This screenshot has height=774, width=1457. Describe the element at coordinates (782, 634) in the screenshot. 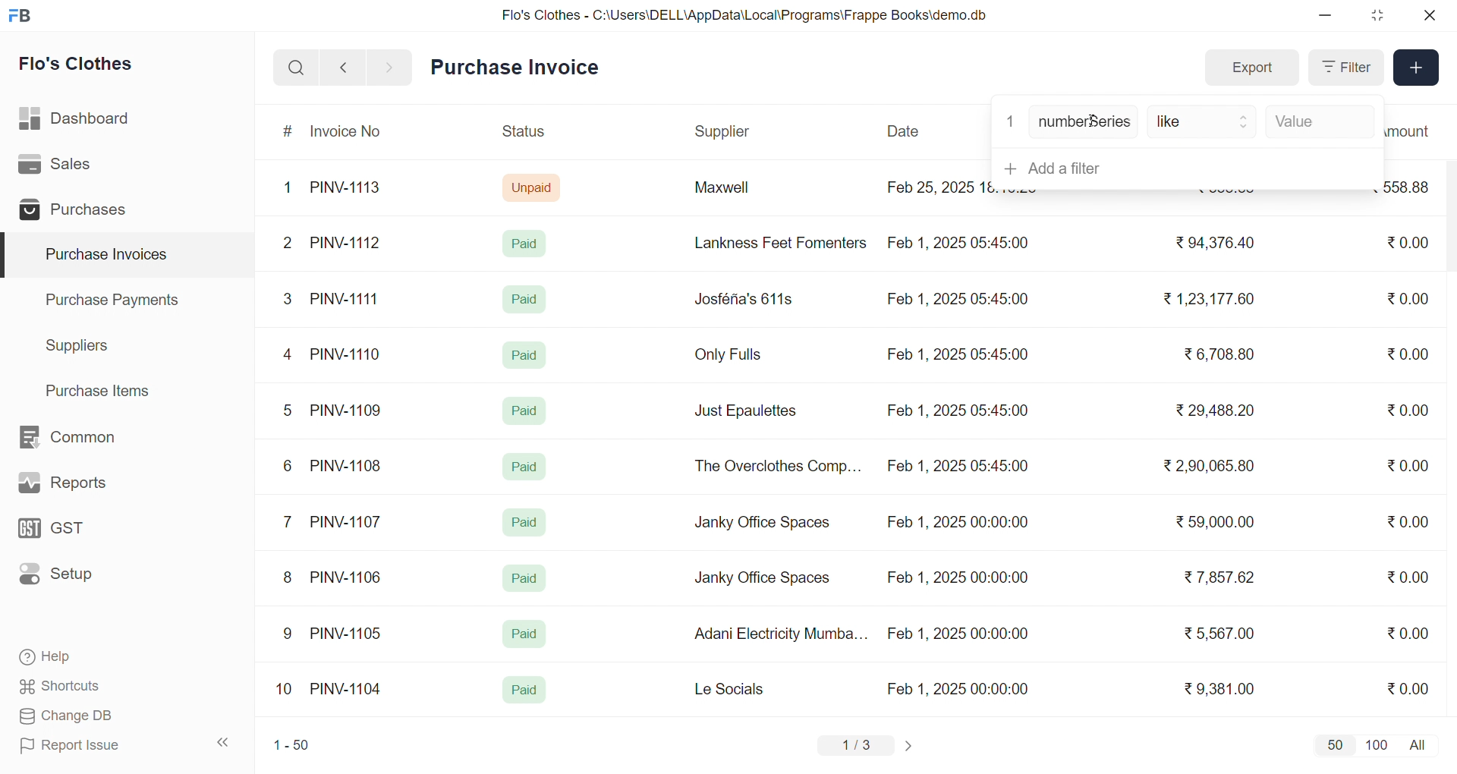

I see `Adani Electricity Mumba...` at that location.